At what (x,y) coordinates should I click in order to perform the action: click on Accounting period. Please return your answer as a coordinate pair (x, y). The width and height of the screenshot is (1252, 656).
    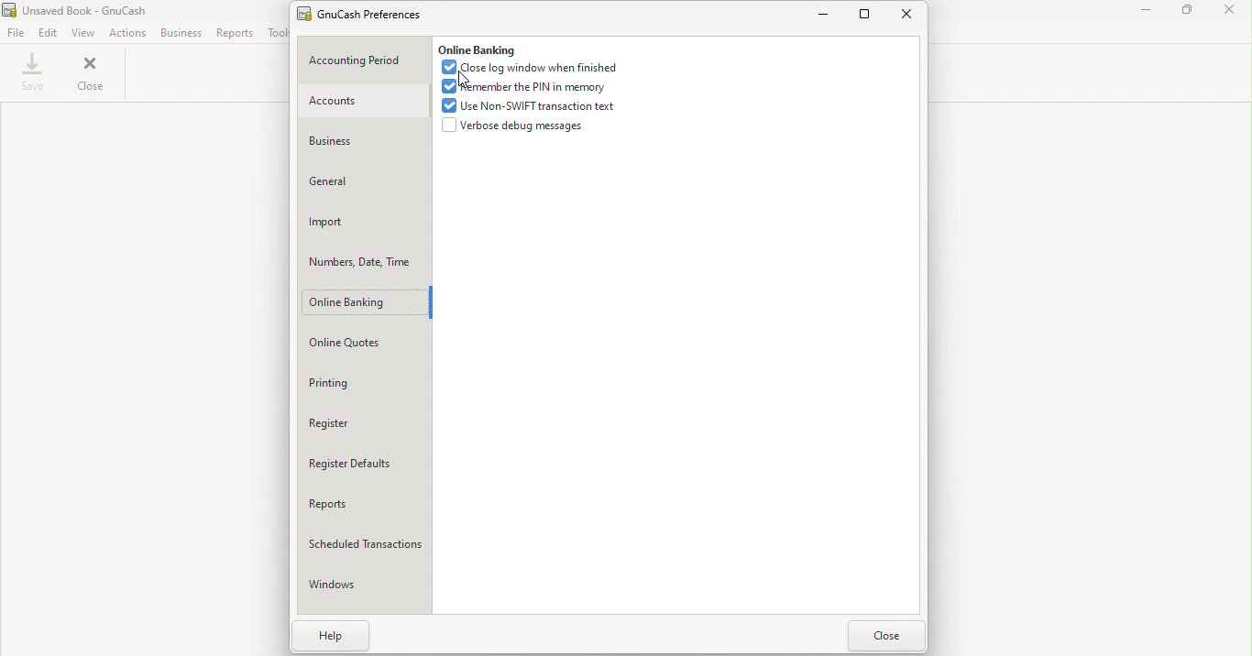
    Looking at the image, I should click on (364, 61).